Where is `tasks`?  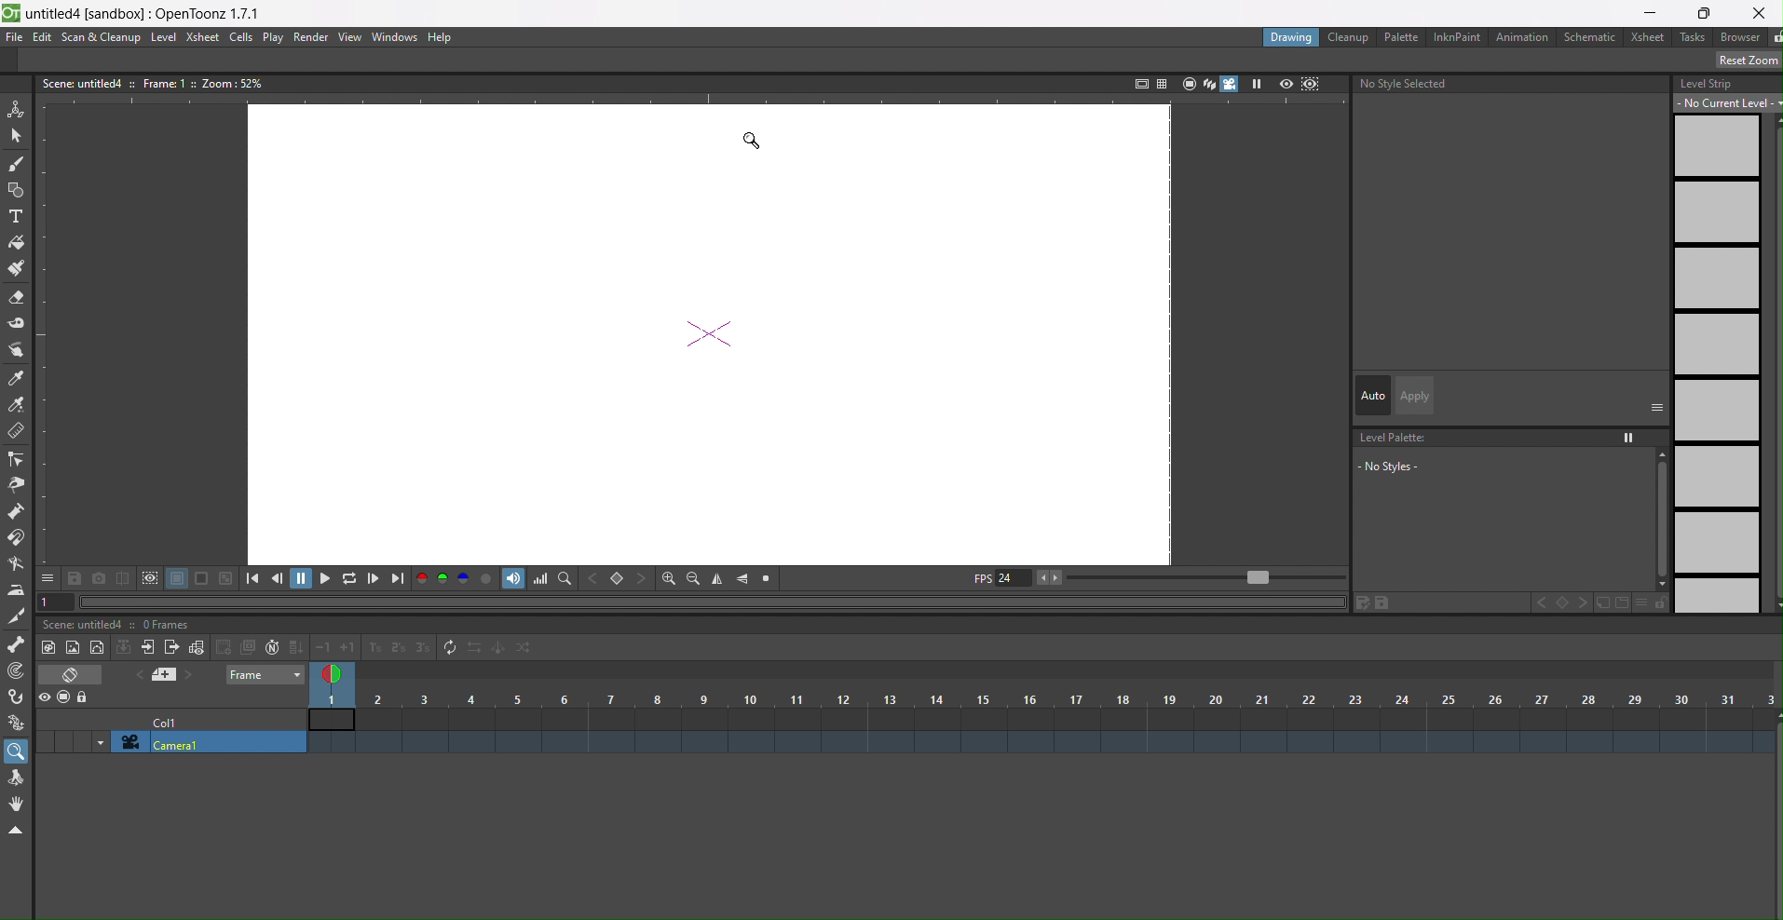 tasks is located at coordinates (1695, 38).